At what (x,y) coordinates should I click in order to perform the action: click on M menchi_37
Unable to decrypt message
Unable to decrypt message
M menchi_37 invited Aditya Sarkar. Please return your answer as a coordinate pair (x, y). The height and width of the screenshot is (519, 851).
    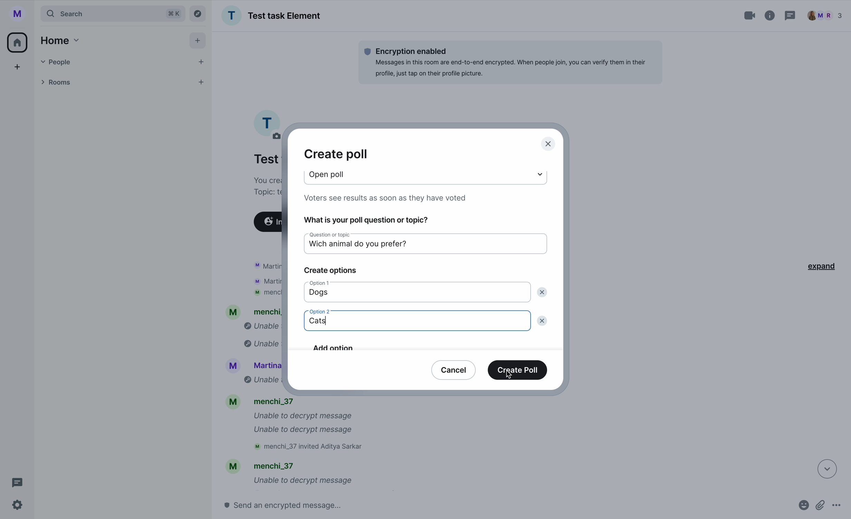
    Looking at the image, I should click on (299, 425).